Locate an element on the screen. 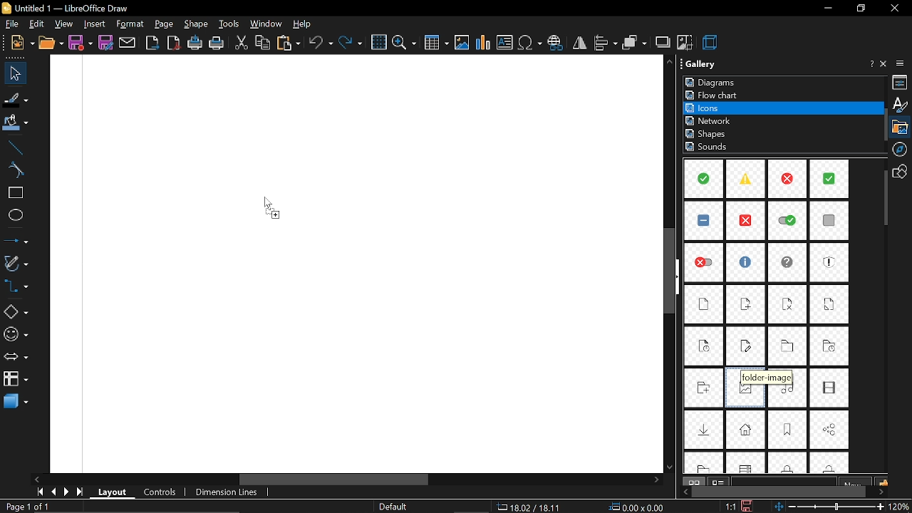 This screenshot has height=513, width=912. fill color is located at coordinates (14, 123).